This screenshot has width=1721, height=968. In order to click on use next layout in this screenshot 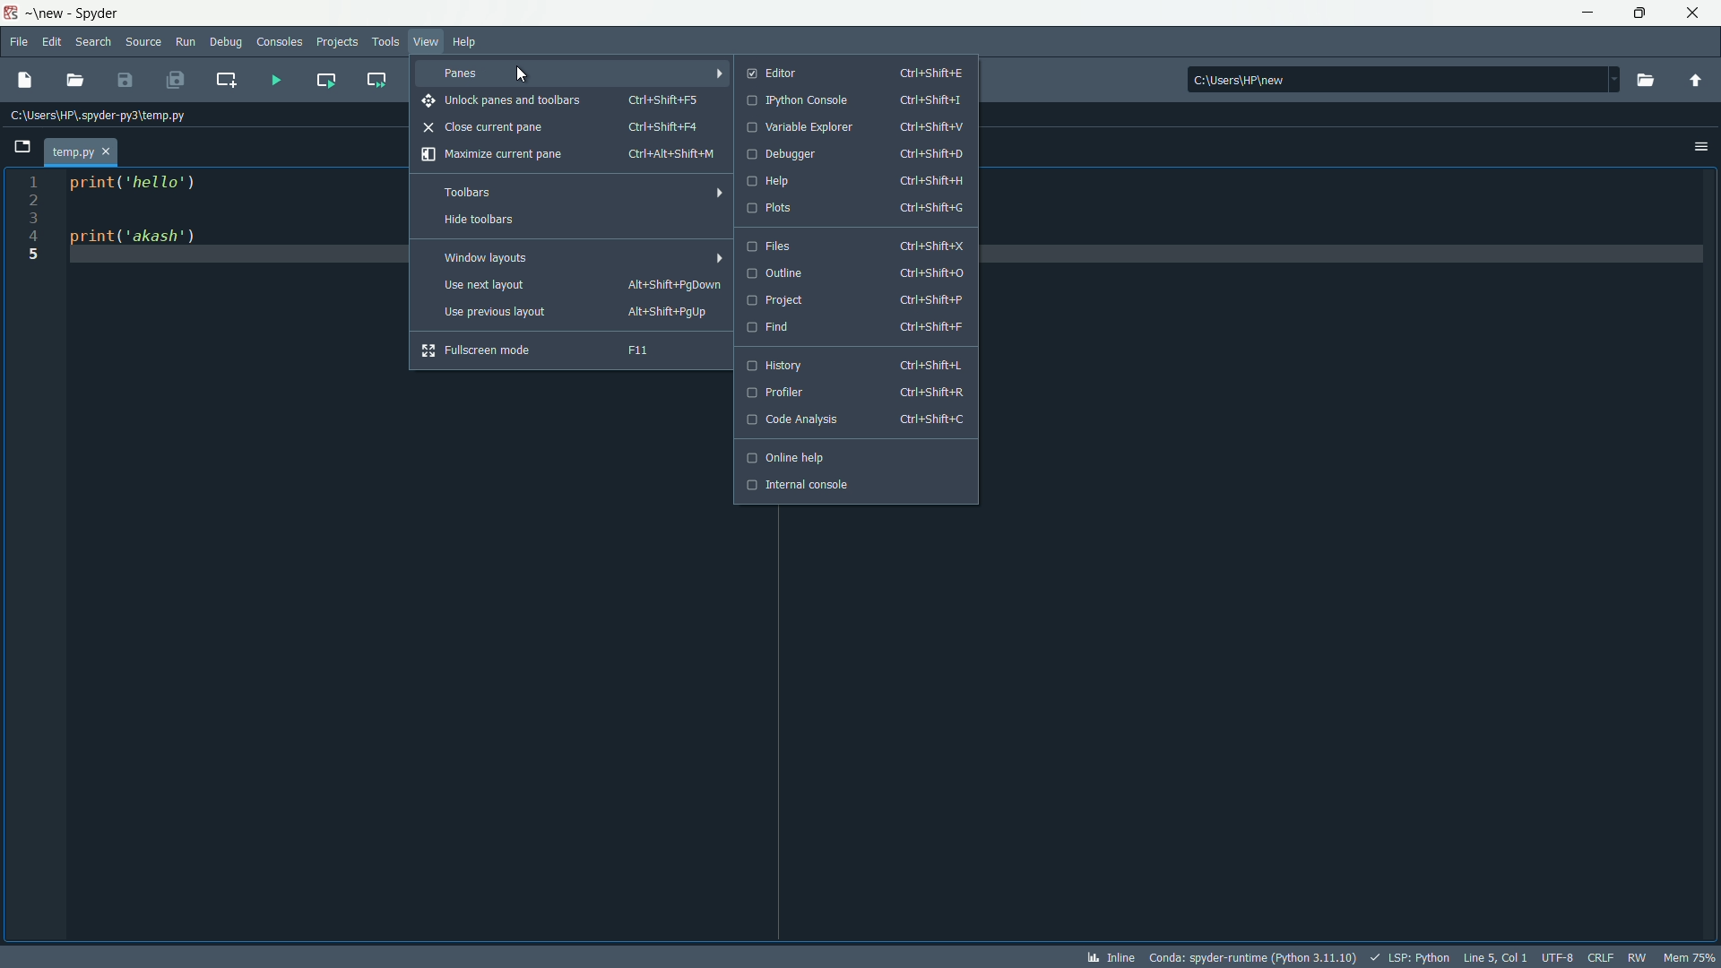, I will do `click(581, 286)`.